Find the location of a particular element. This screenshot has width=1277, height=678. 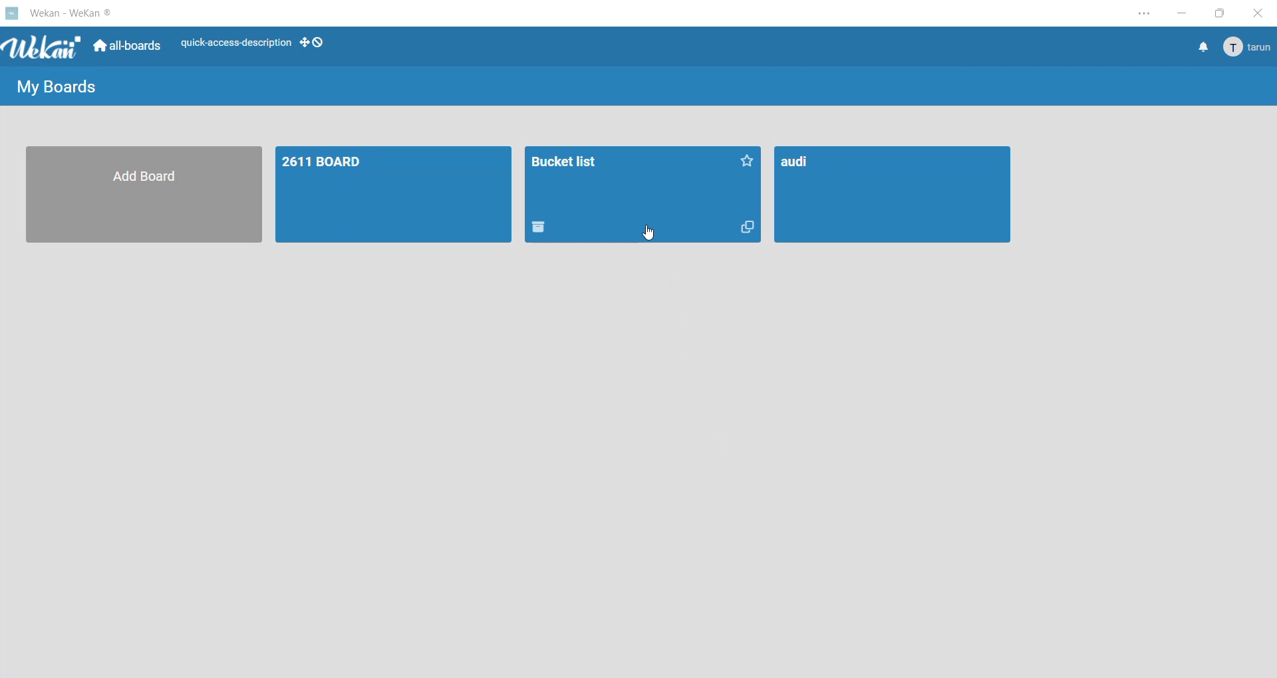

app logo Wekan is located at coordinates (41, 47).